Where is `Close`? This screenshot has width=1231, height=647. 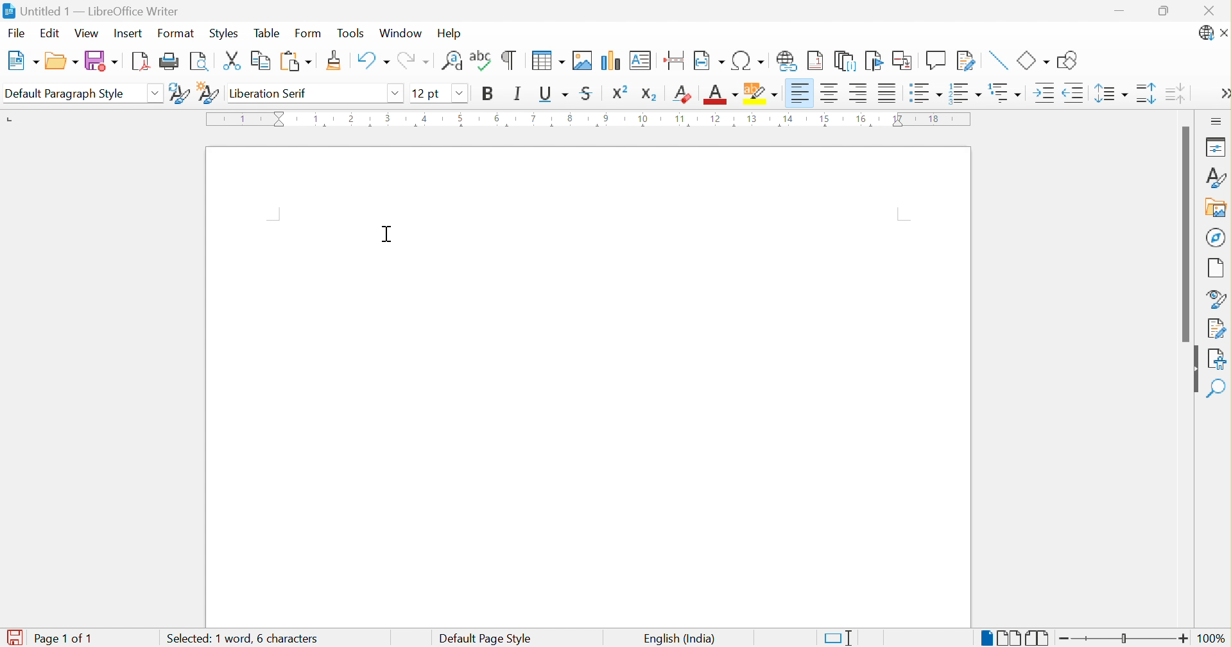 Close is located at coordinates (1223, 34).